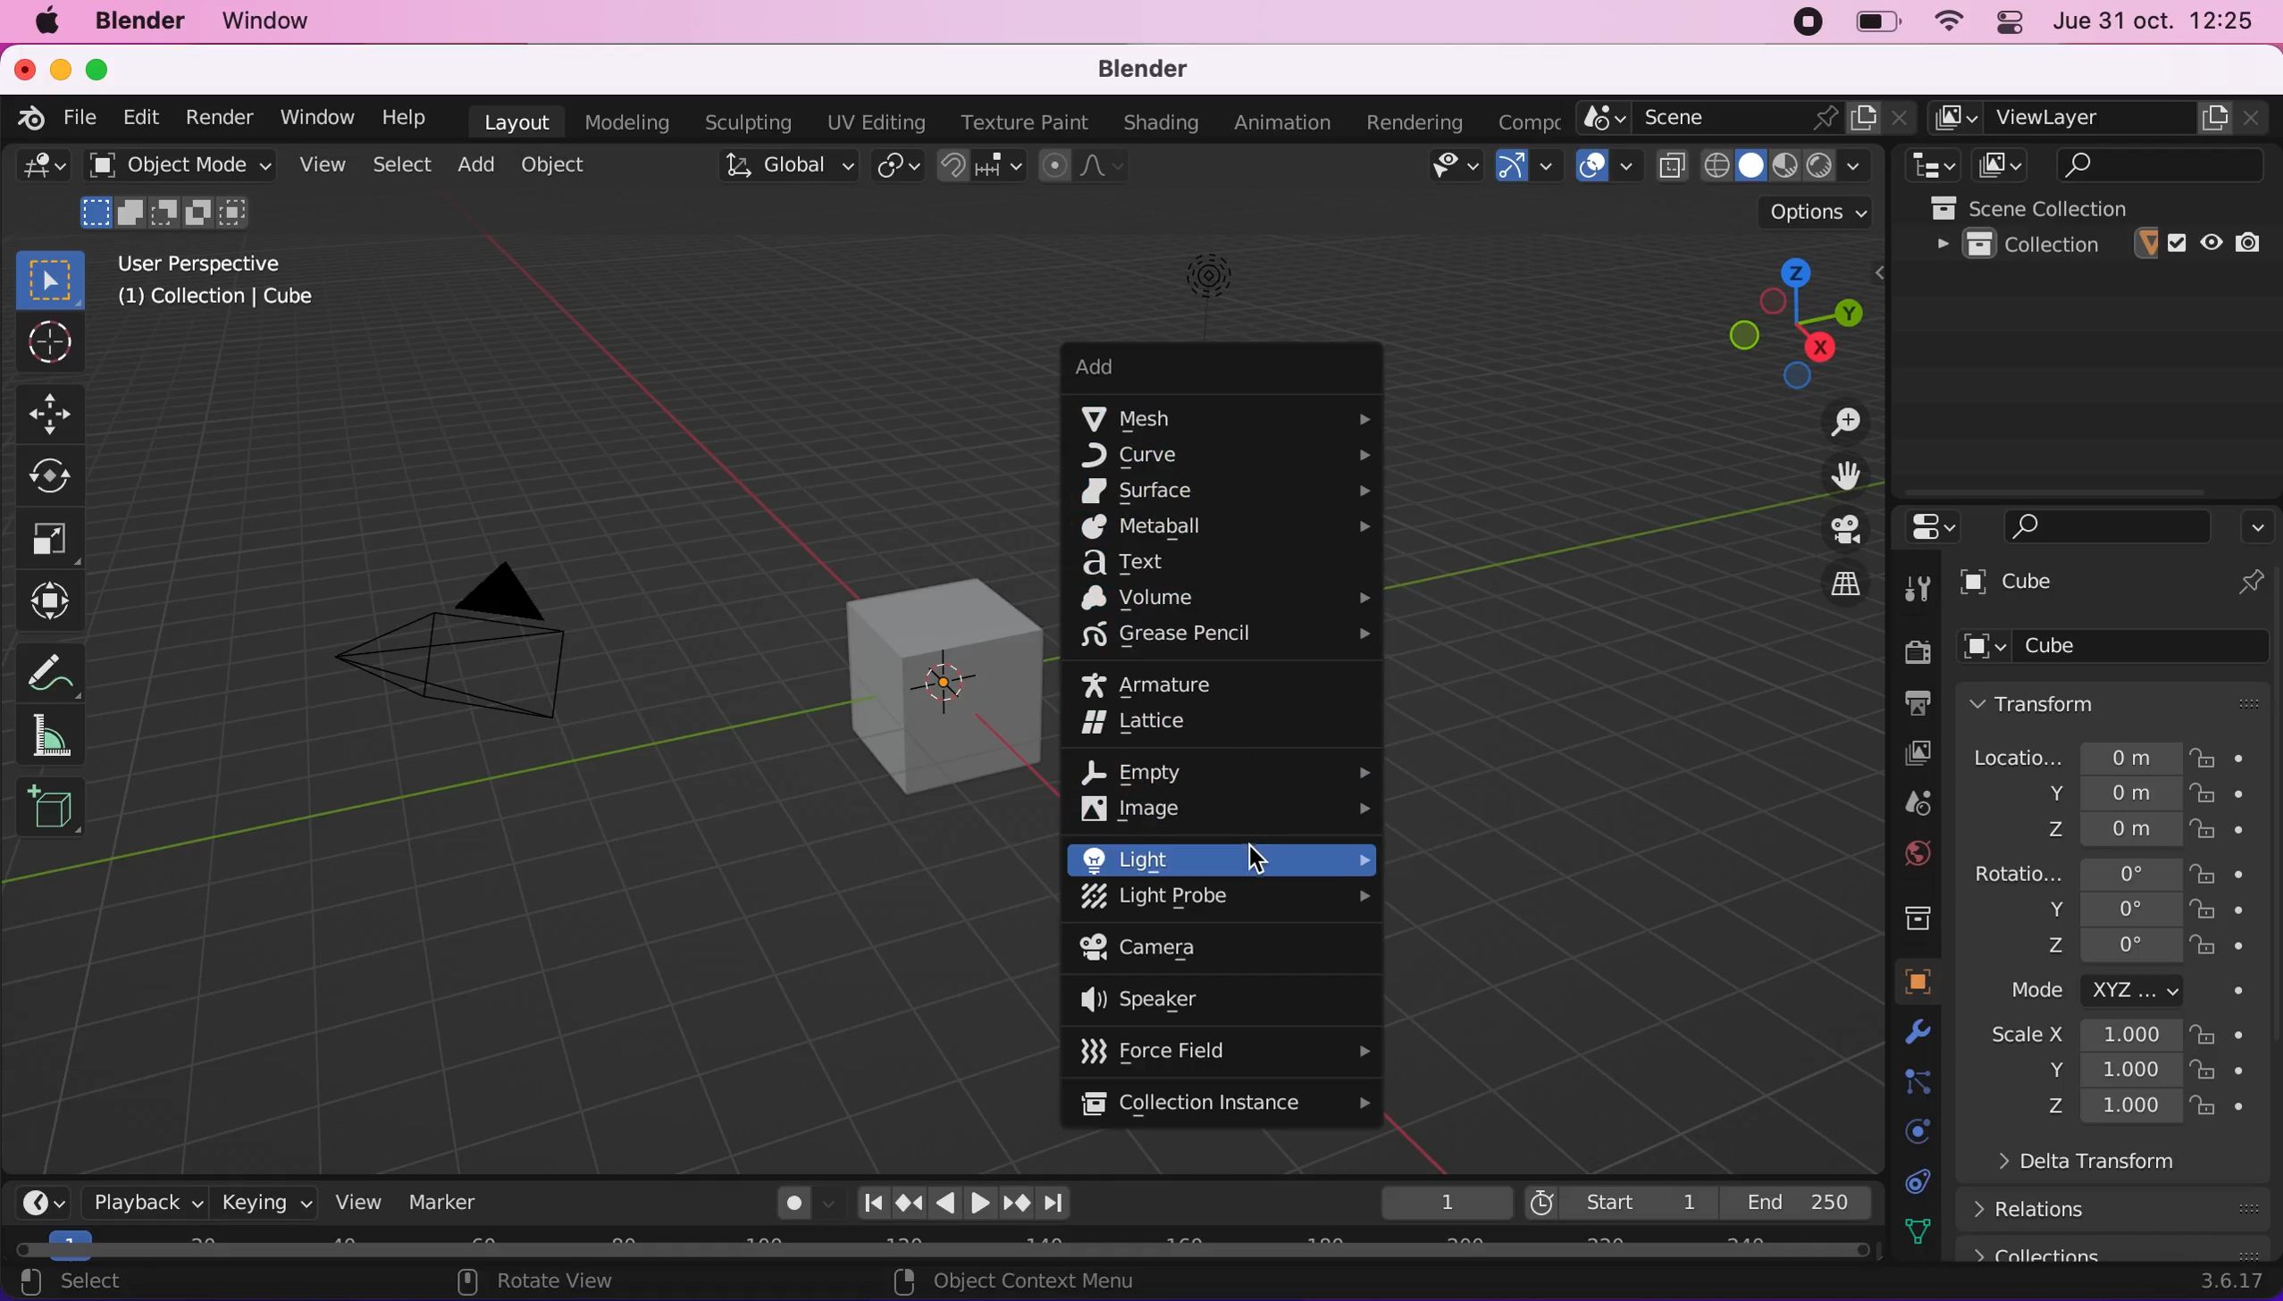 The image size is (2283, 1301). What do you see at coordinates (1913, 1180) in the screenshot?
I see `constraints` at bounding box center [1913, 1180].